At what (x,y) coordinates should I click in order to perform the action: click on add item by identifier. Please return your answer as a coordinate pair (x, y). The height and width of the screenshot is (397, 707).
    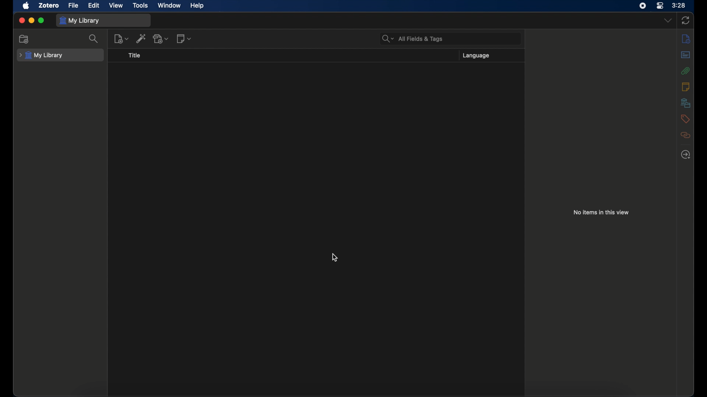
    Looking at the image, I should click on (141, 38).